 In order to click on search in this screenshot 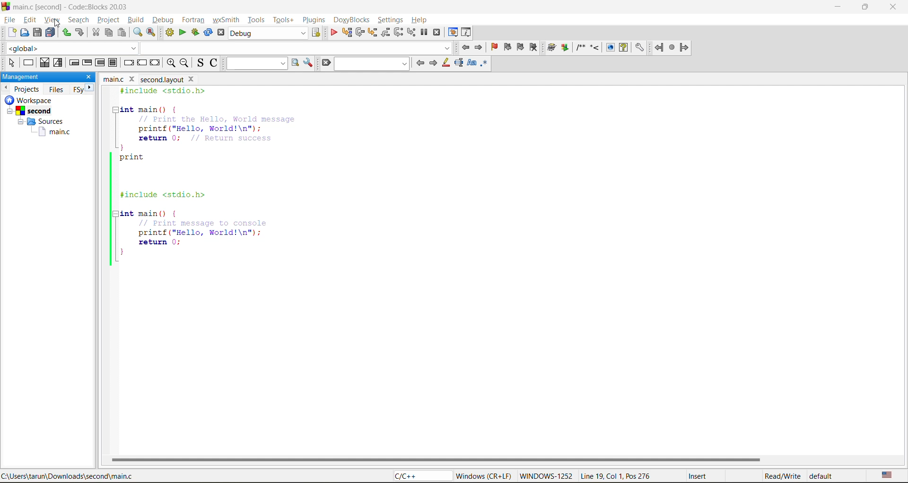, I will do `click(77, 21)`.